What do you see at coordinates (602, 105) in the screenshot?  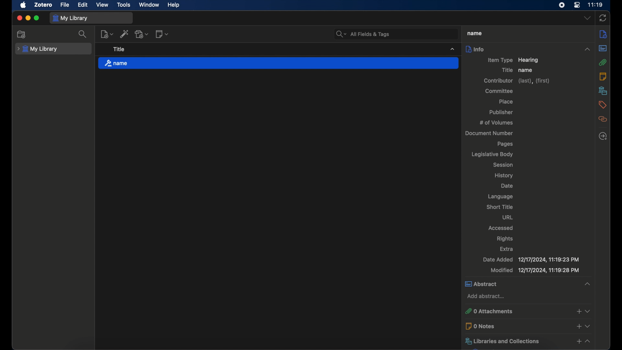 I see `tags` at bounding box center [602, 105].